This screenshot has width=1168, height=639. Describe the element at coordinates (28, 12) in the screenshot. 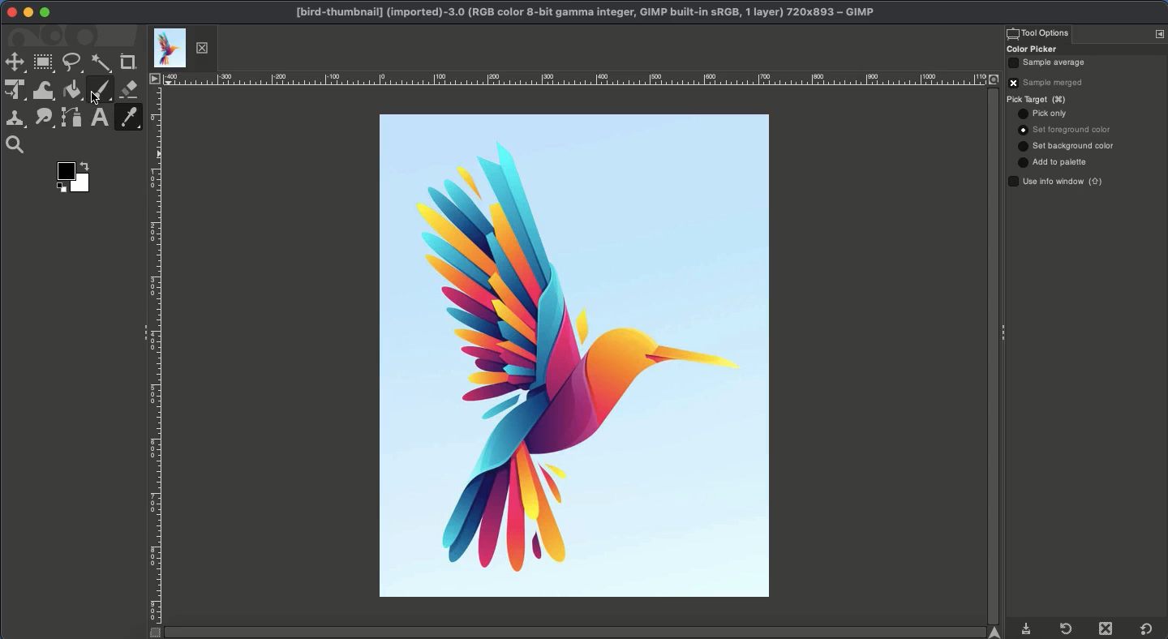

I see `Minimize` at that location.